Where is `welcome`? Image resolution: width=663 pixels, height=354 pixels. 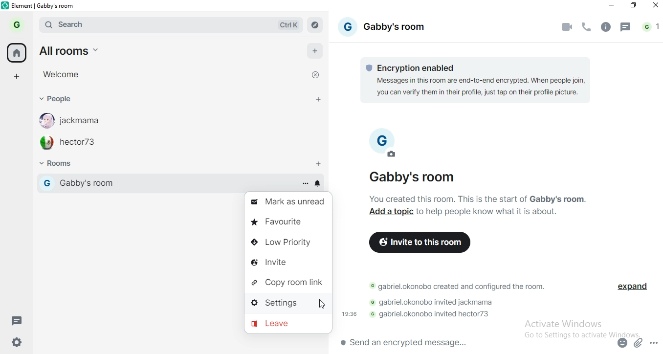
welcome is located at coordinates (62, 74).